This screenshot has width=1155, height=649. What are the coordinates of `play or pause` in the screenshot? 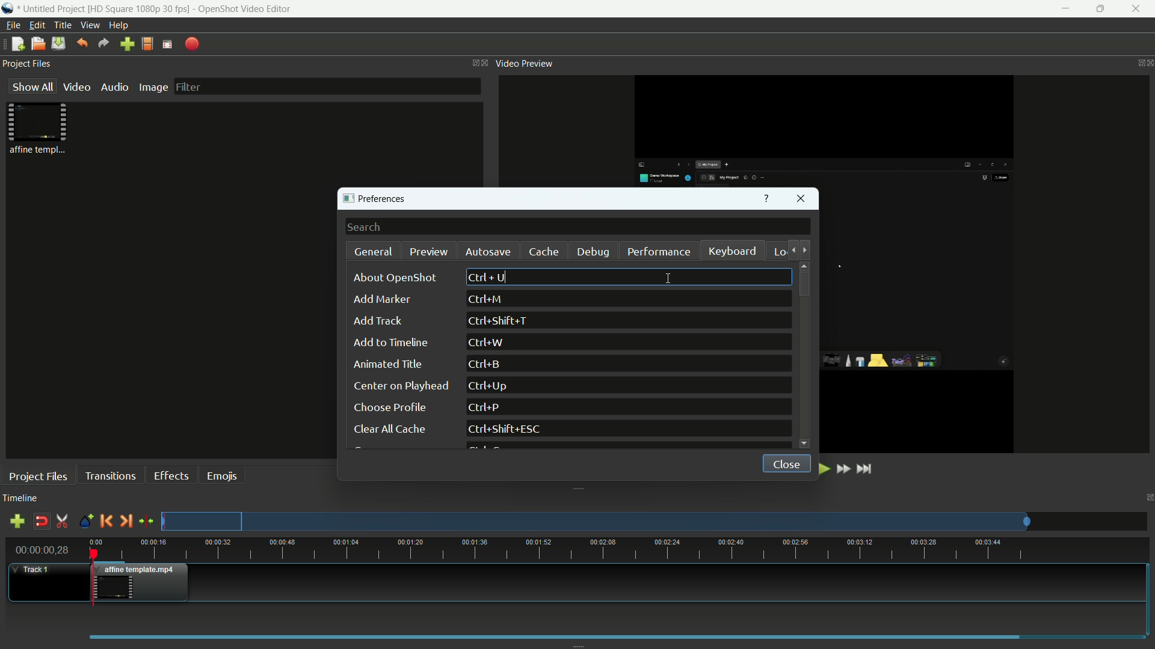 It's located at (822, 469).